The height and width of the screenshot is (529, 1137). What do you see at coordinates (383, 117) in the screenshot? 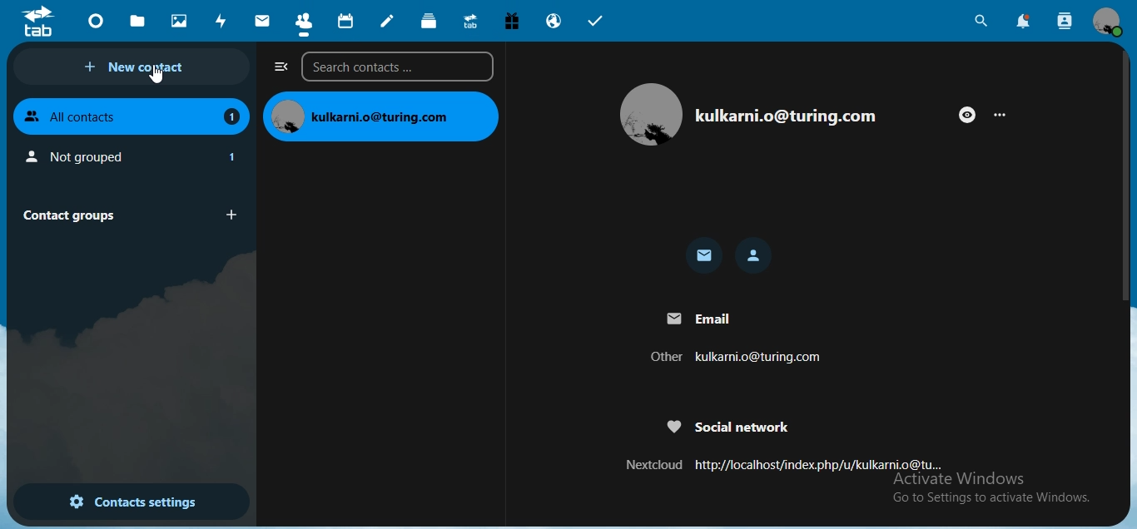
I see `text` at bounding box center [383, 117].